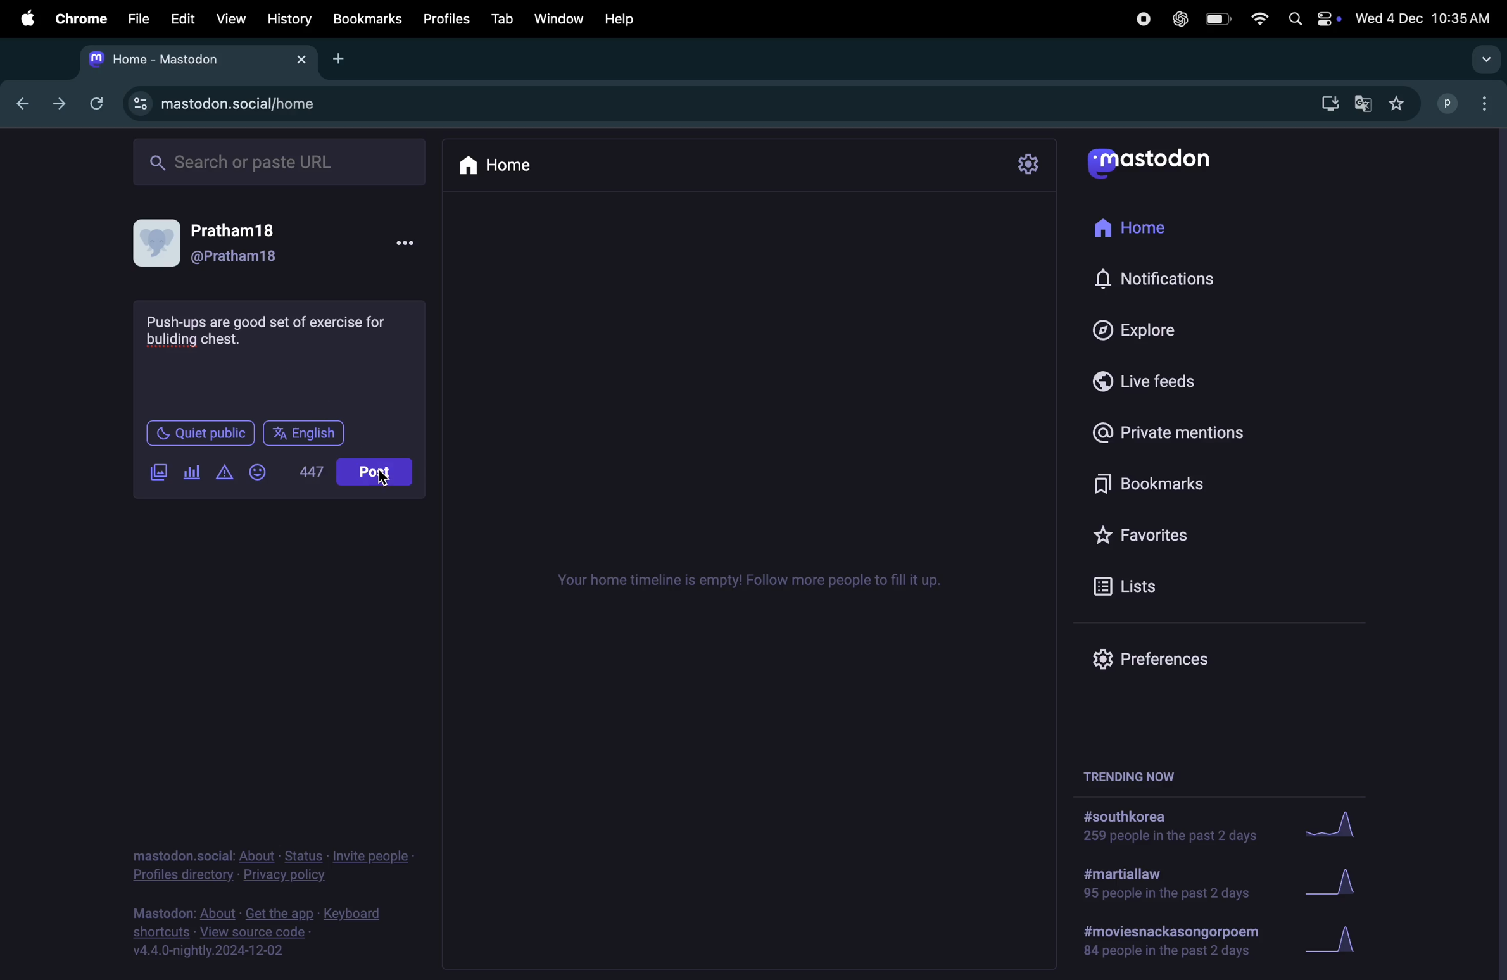  I want to click on Notifications, so click(1157, 280).